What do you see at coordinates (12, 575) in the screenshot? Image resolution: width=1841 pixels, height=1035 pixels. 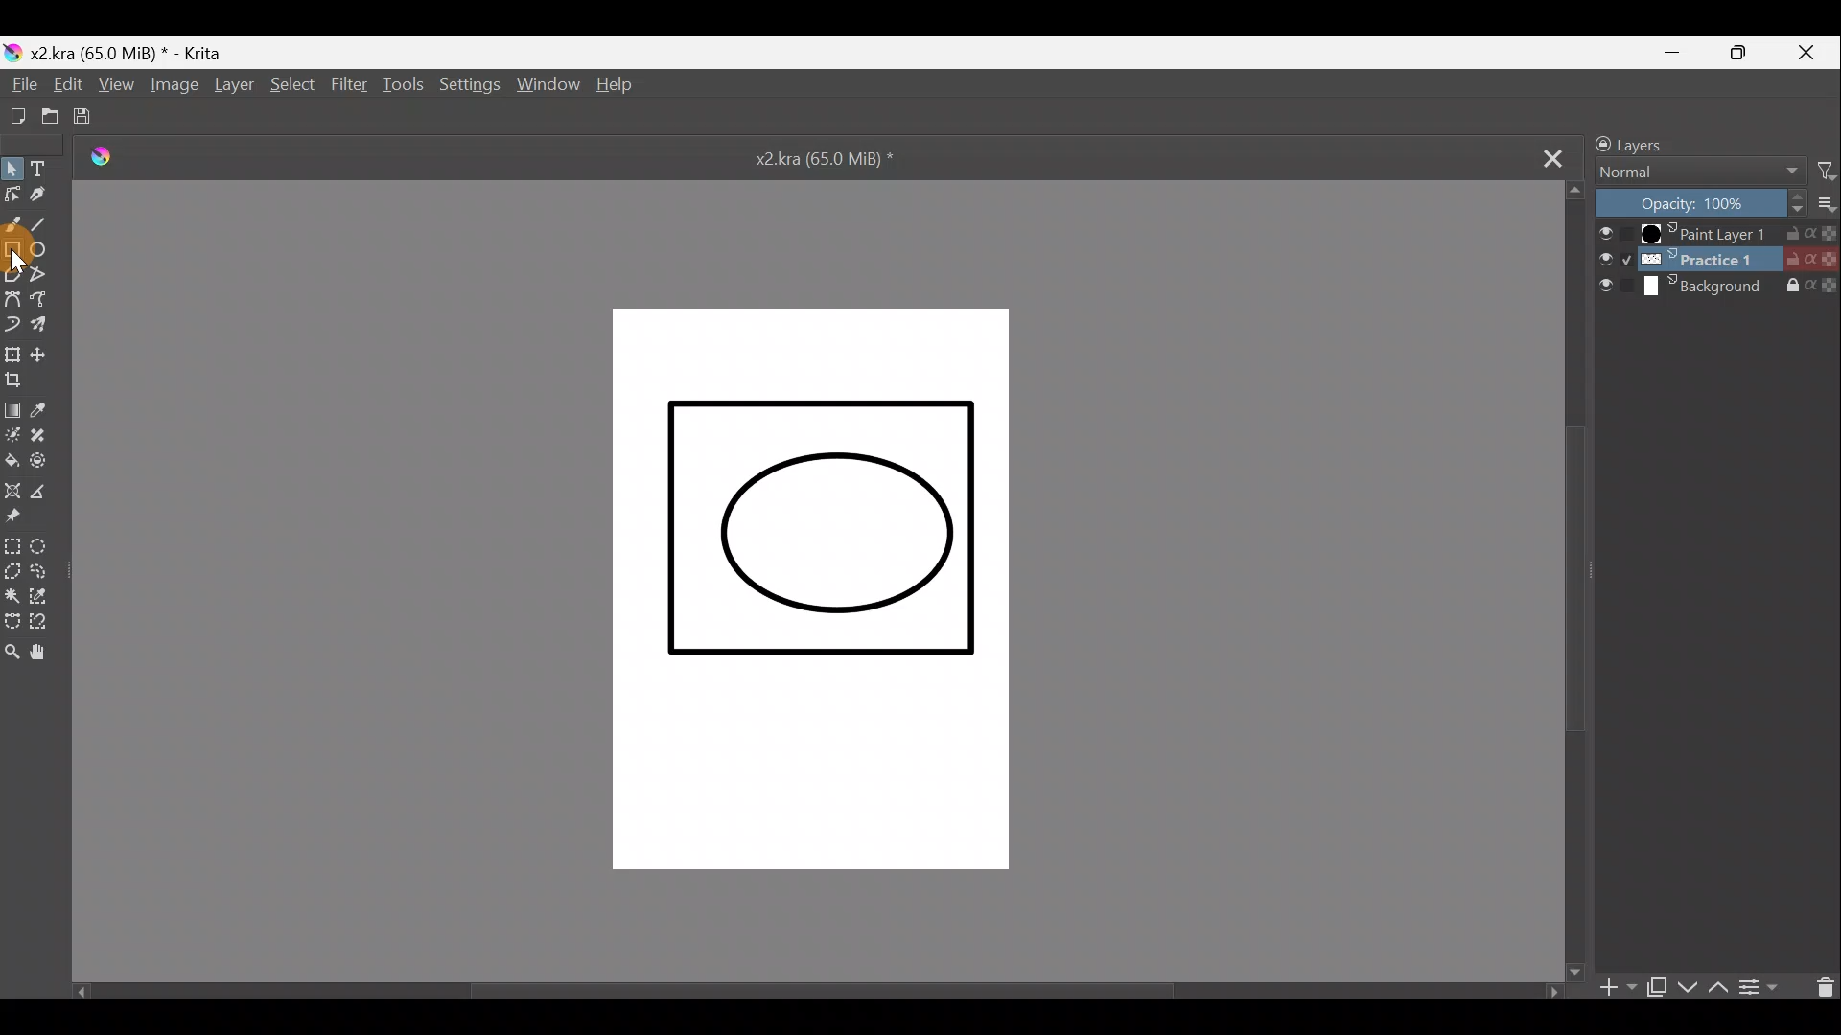 I see `Polygonal selection tool` at bounding box center [12, 575].